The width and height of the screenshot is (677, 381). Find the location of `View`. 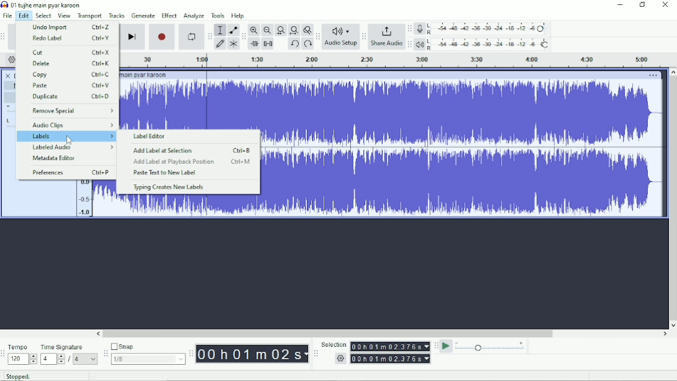

View is located at coordinates (64, 16).